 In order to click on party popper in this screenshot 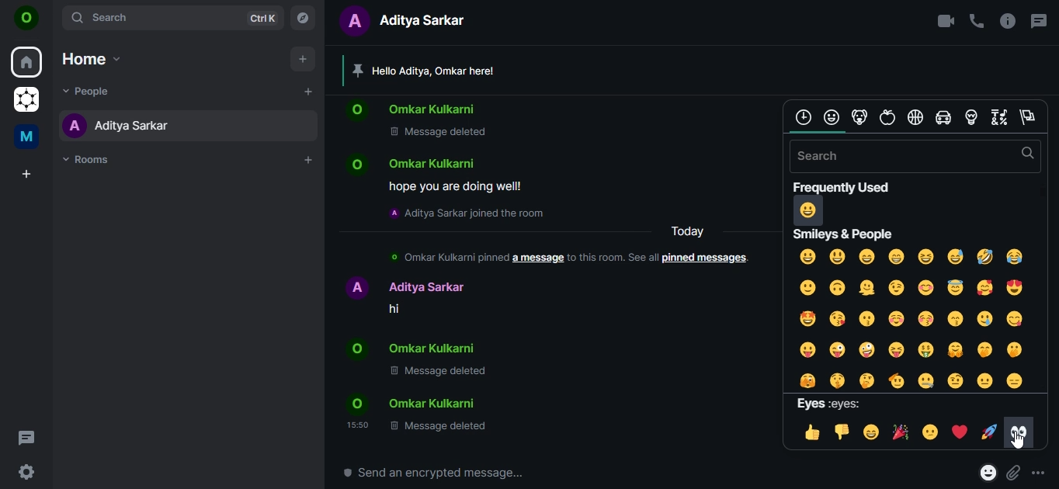, I will do `click(900, 434)`.